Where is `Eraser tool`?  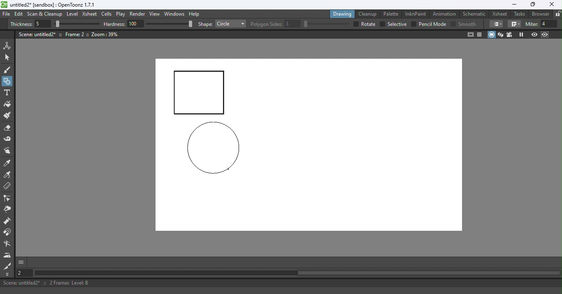
Eraser tool is located at coordinates (9, 128).